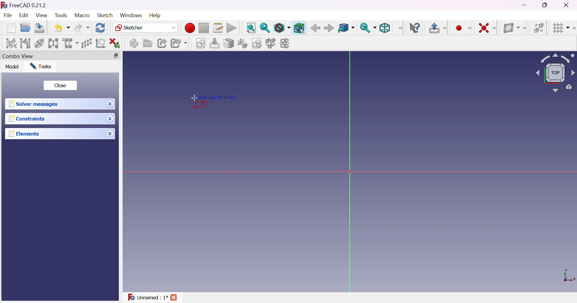  Describe the element at coordinates (511, 28) in the screenshot. I see `Show/hide B-spline information layer` at that location.